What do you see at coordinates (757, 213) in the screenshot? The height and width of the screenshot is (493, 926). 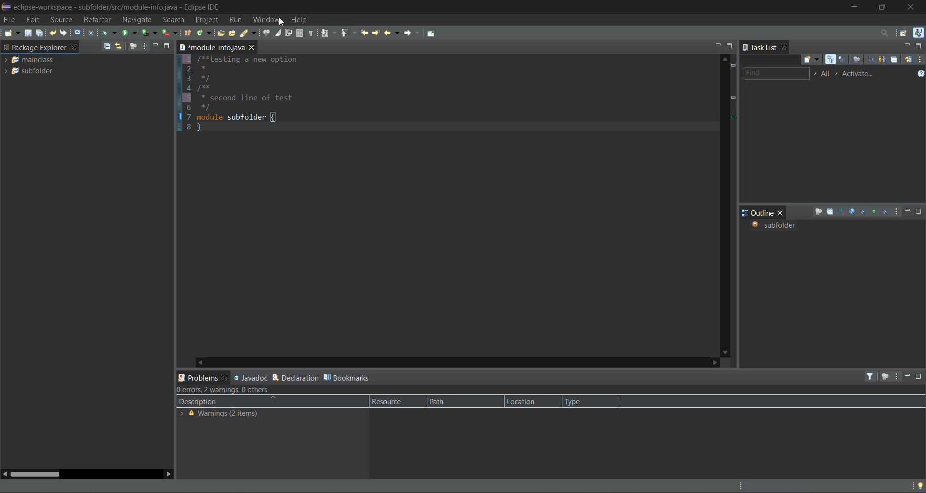 I see `outline` at bounding box center [757, 213].